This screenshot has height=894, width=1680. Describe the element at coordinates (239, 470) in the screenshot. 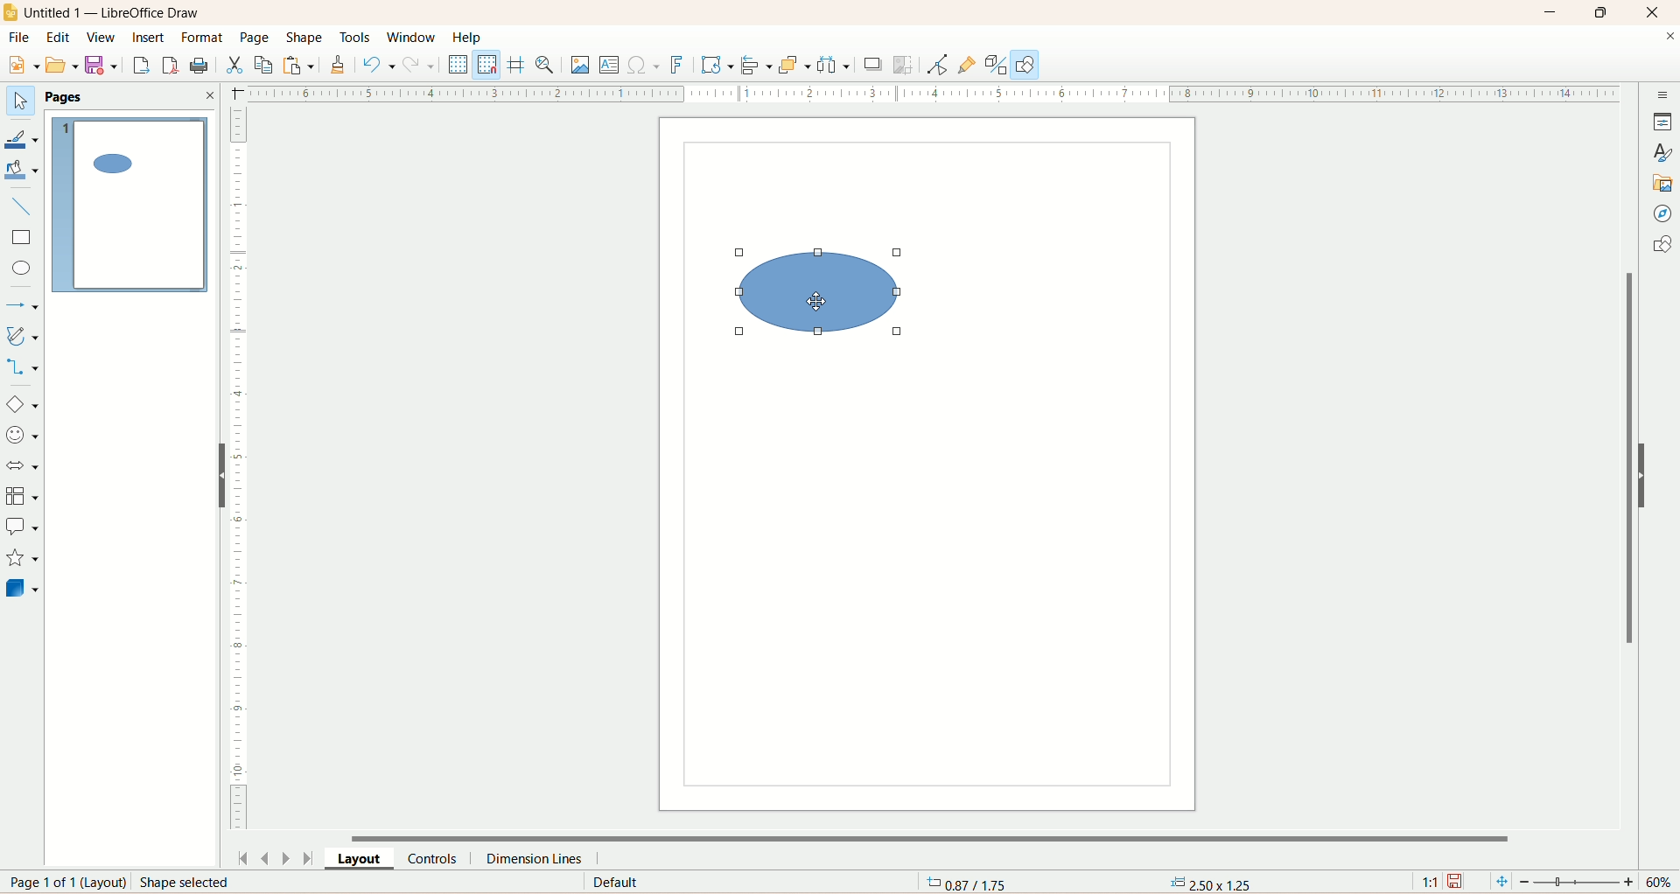

I see `scale bar` at that location.